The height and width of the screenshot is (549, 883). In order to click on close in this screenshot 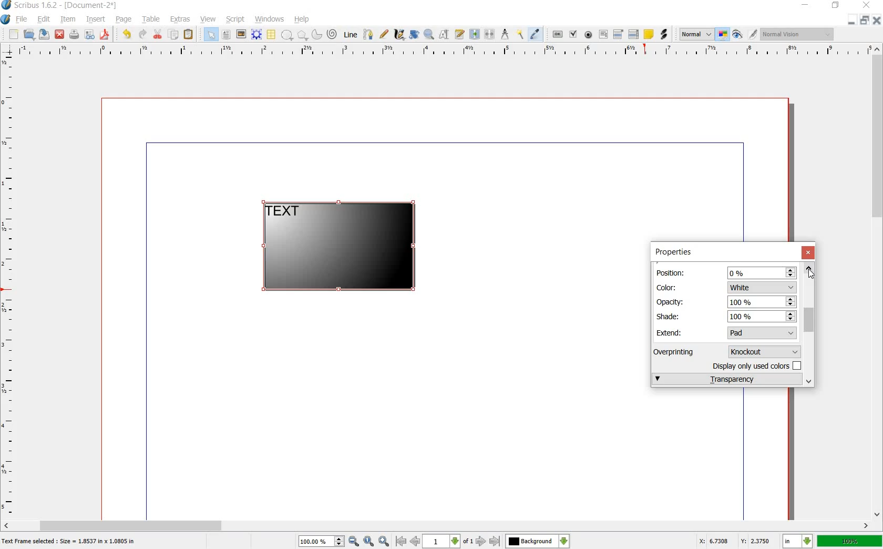, I will do `click(868, 5)`.